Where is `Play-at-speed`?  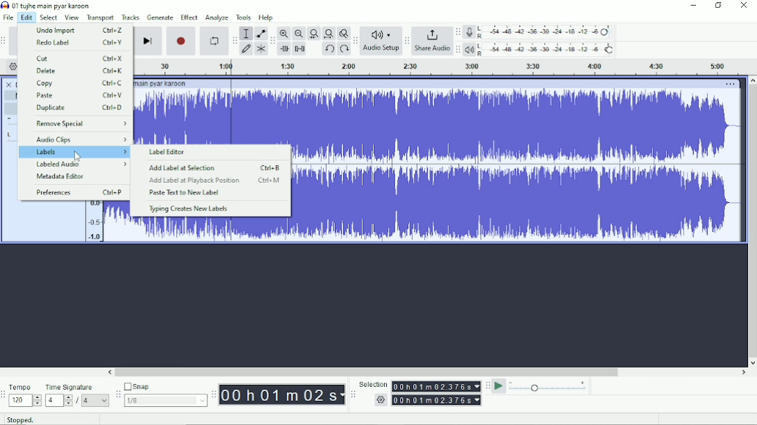 Play-at-speed is located at coordinates (498, 386).